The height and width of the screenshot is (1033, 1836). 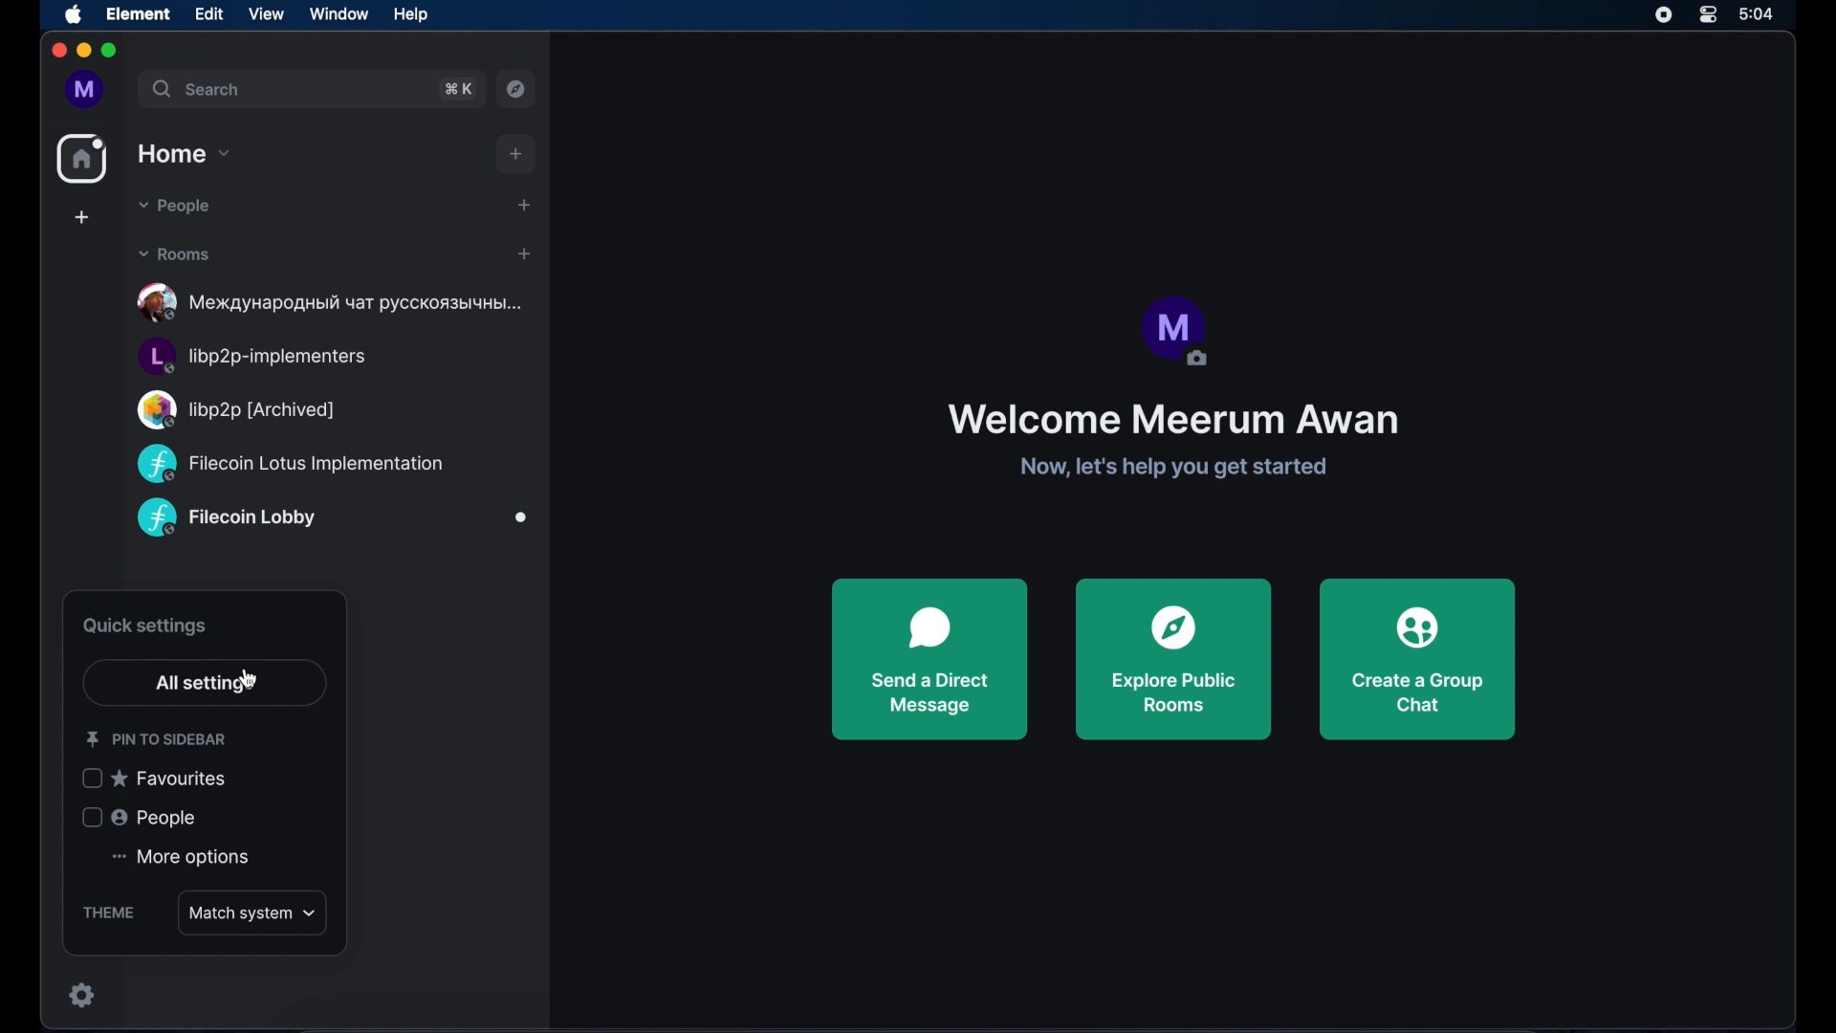 What do you see at coordinates (82, 217) in the screenshot?
I see `create space` at bounding box center [82, 217].